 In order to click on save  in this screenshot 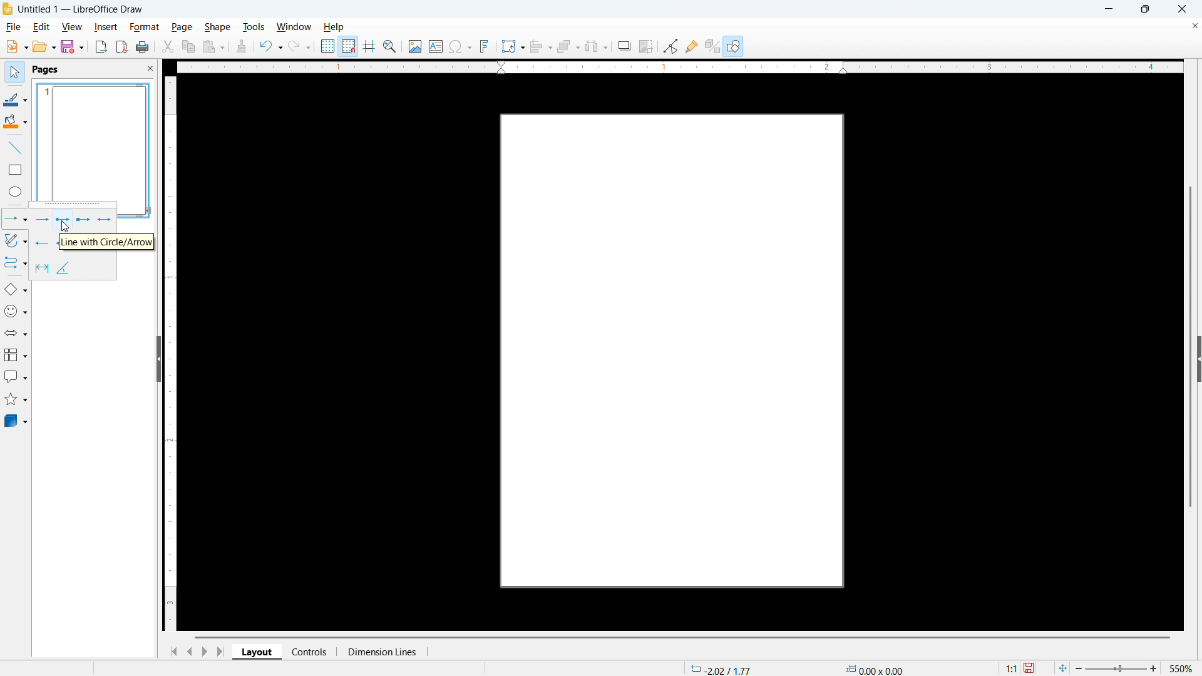, I will do `click(73, 46)`.